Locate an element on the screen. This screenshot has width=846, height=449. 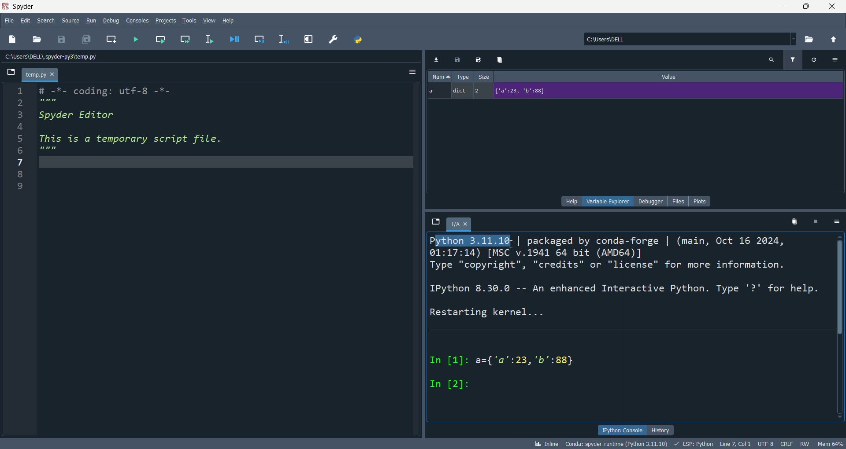
refresh is located at coordinates (818, 60).